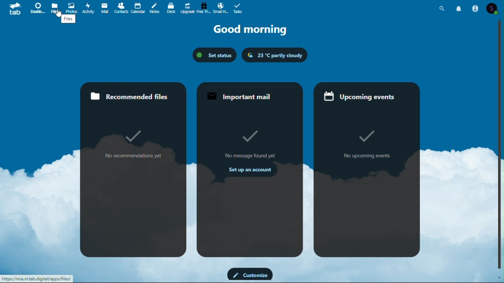 The image size is (504, 283). Describe the element at coordinates (250, 274) in the screenshot. I see `Customize` at that location.